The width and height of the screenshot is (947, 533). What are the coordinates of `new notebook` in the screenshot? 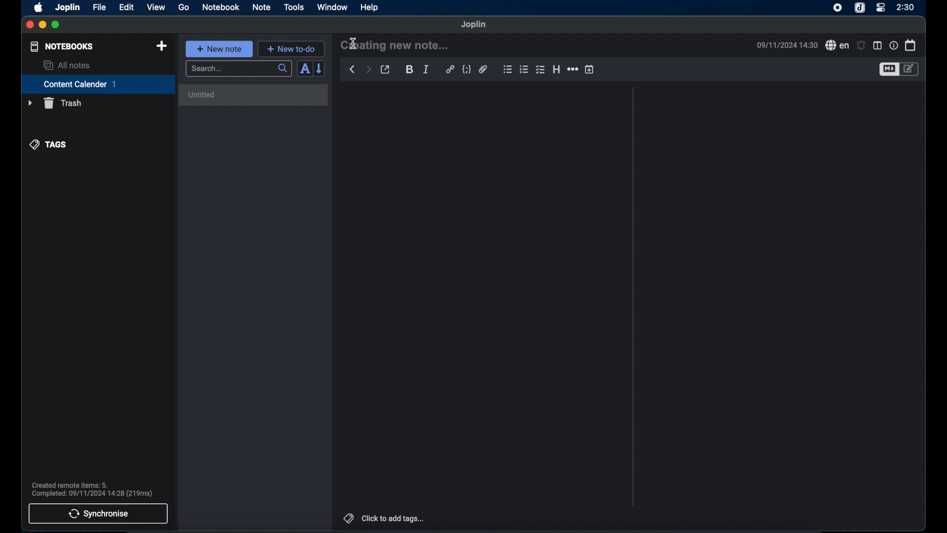 It's located at (162, 46).